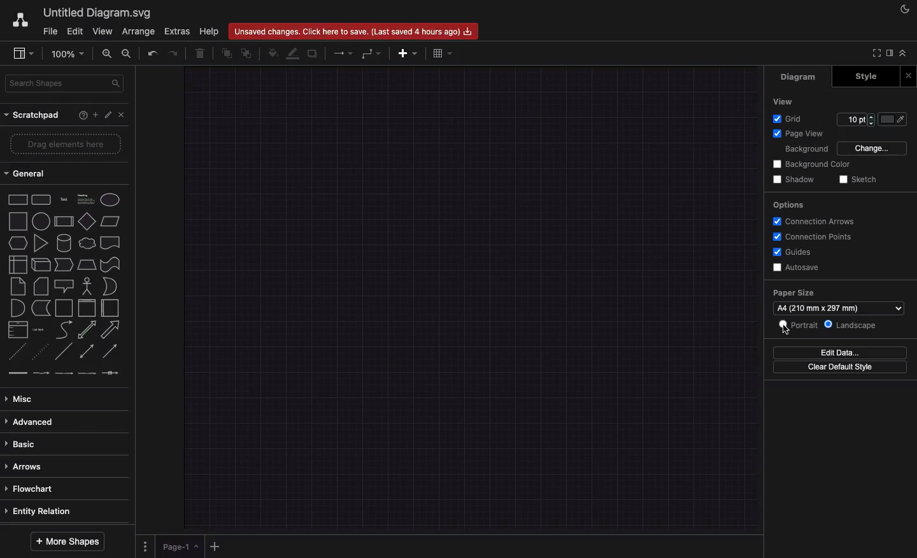  What do you see at coordinates (77, 116) in the screenshot?
I see `Help` at bounding box center [77, 116].